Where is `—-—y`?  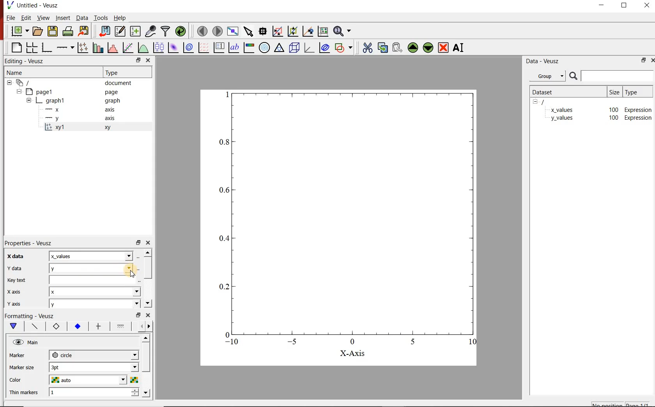 —-—y is located at coordinates (52, 119).